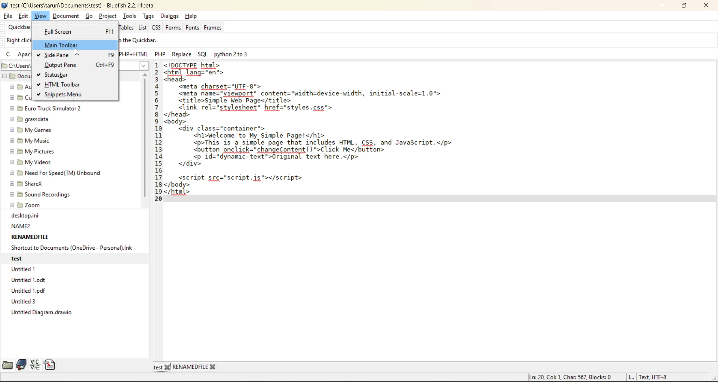 Image resolution: width=718 pixels, height=382 pixels. Describe the element at coordinates (79, 53) in the screenshot. I see `cursor` at that location.